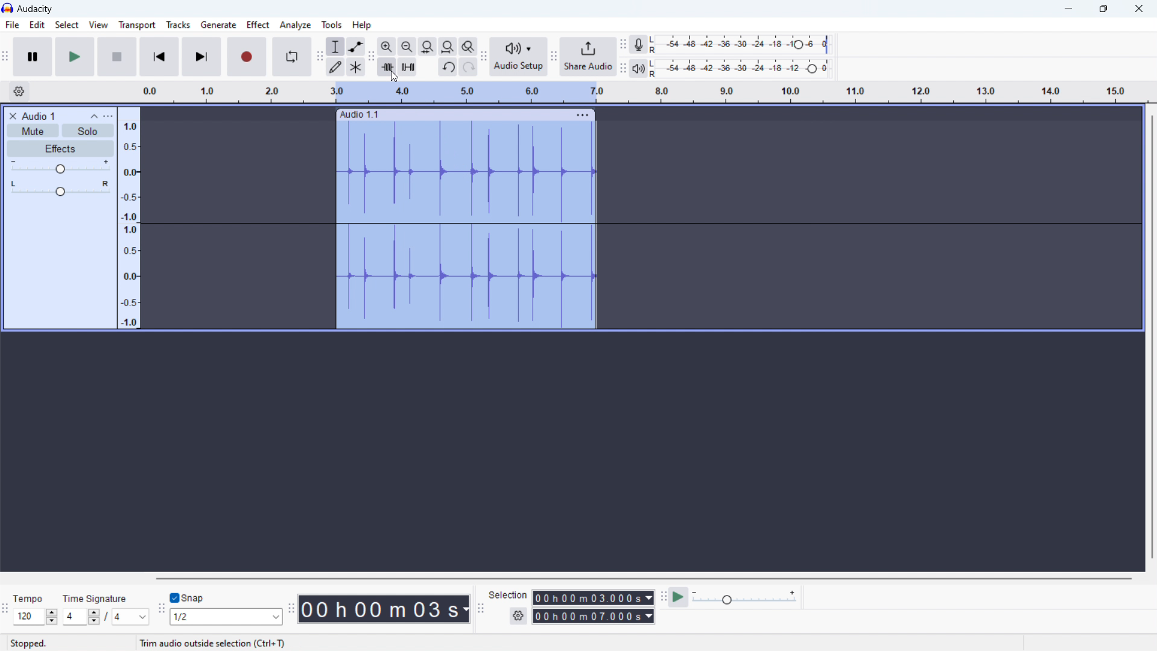 Image resolution: width=1157 pixels, height=651 pixels. What do you see at coordinates (519, 56) in the screenshot?
I see `audio setup` at bounding box center [519, 56].